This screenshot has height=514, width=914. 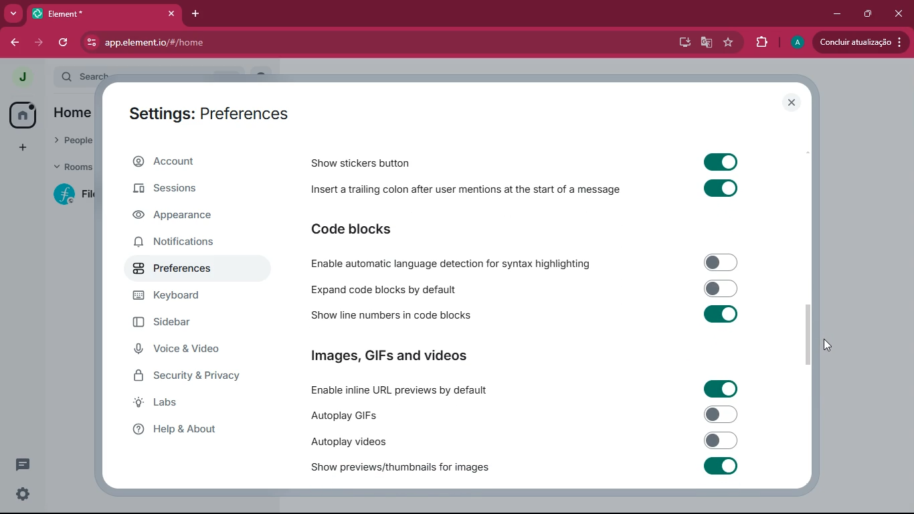 What do you see at coordinates (722, 315) in the screenshot?
I see `` at bounding box center [722, 315].